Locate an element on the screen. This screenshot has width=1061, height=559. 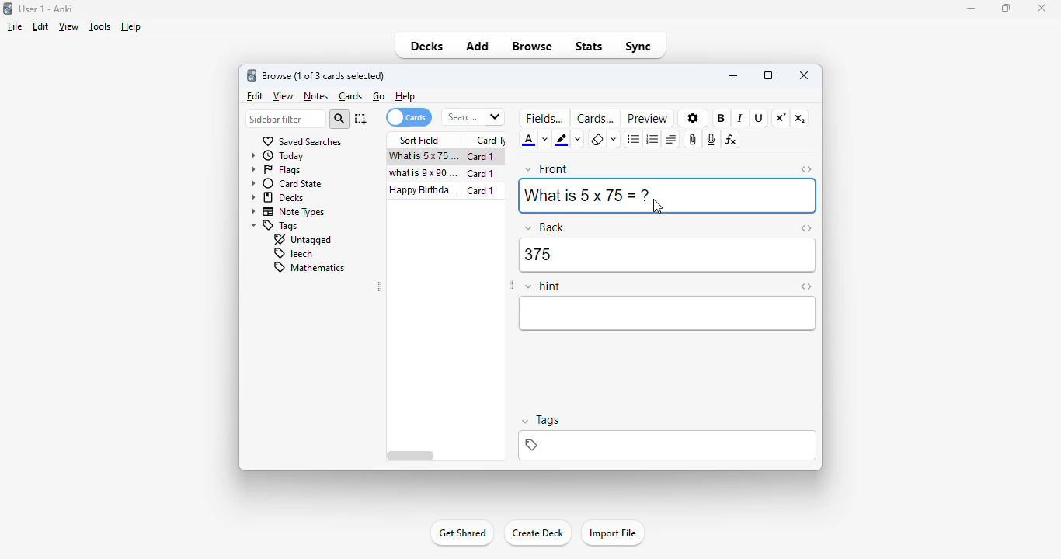
hint is located at coordinates (543, 287).